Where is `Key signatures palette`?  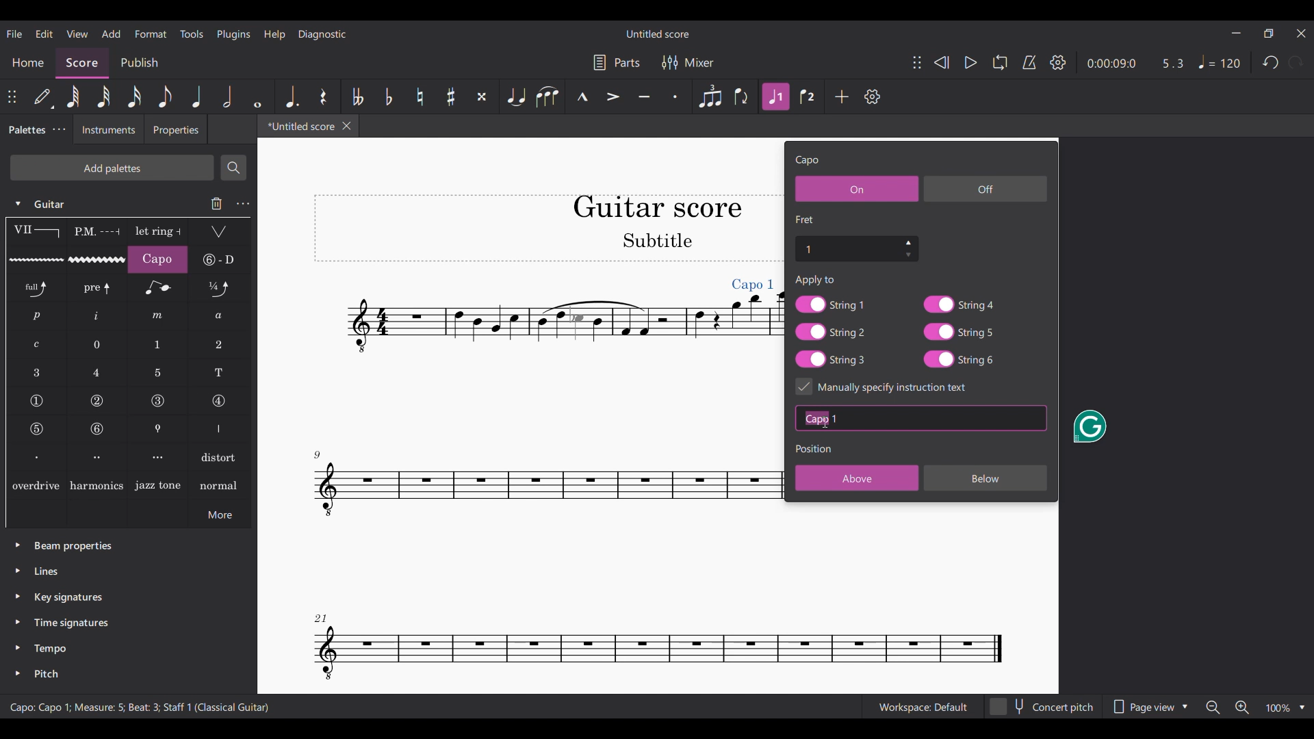 Key signatures palette is located at coordinates (68, 597).